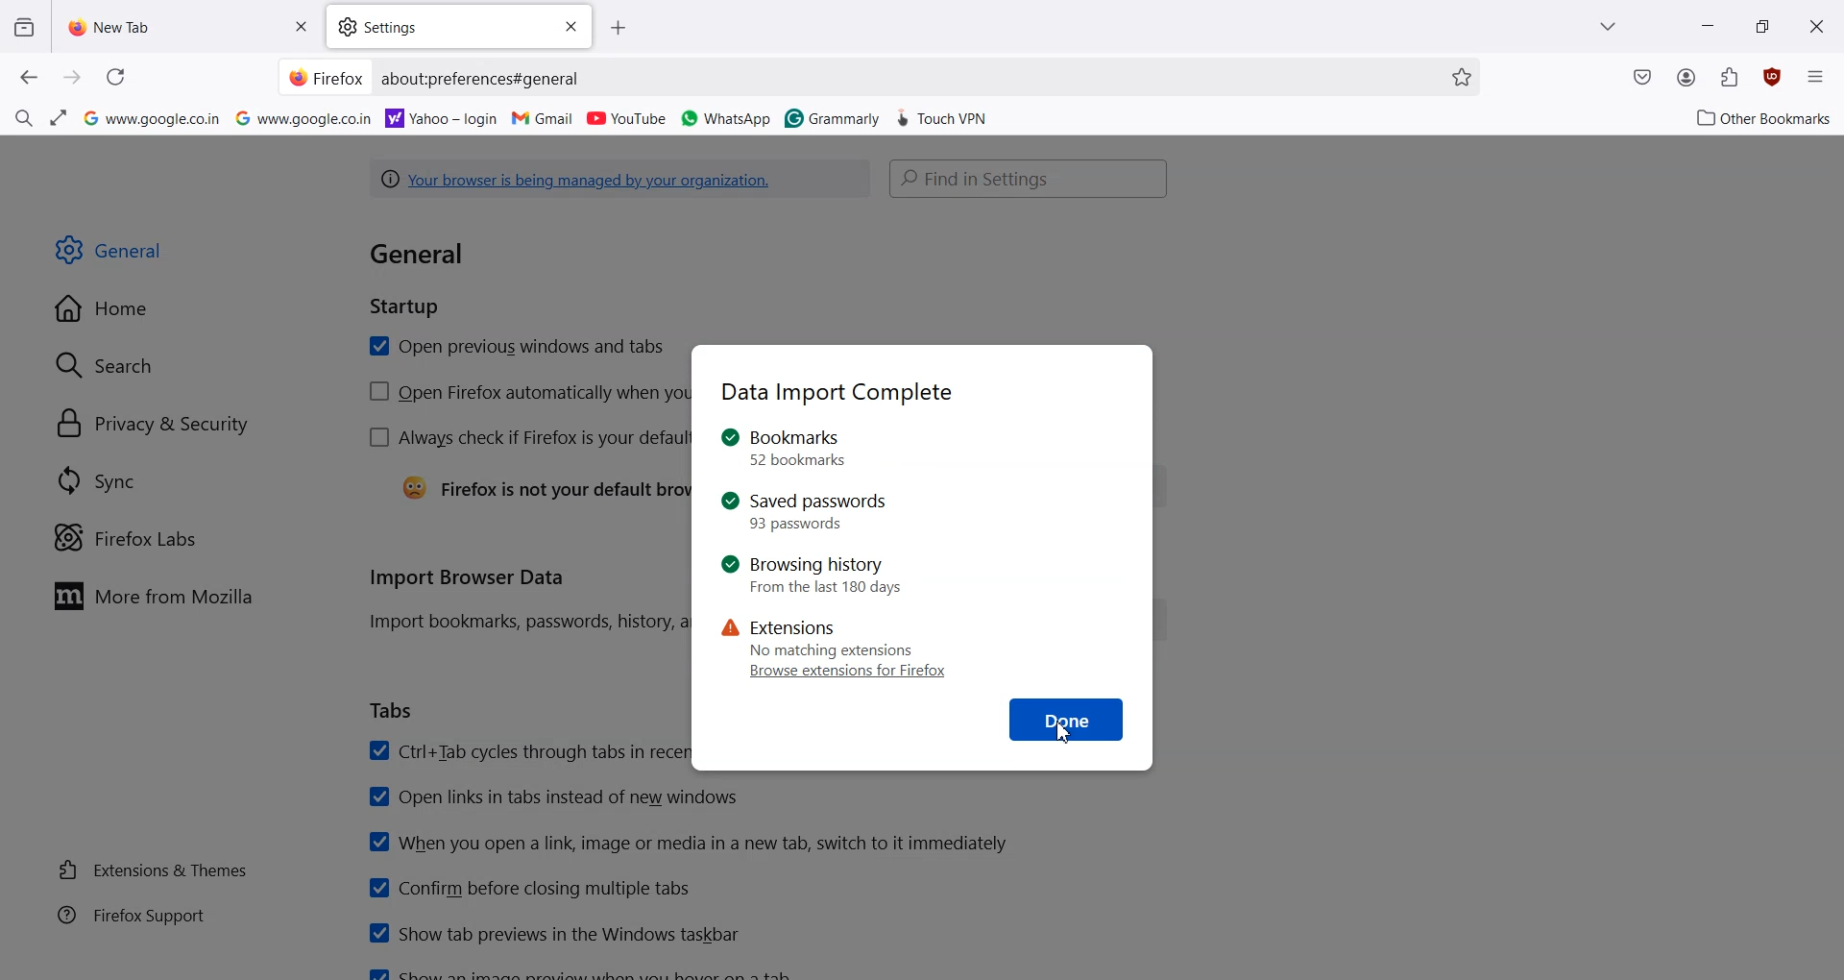  Describe the element at coordinates (61, 116) in the screenshot. I see `Fullscreen` at that location.